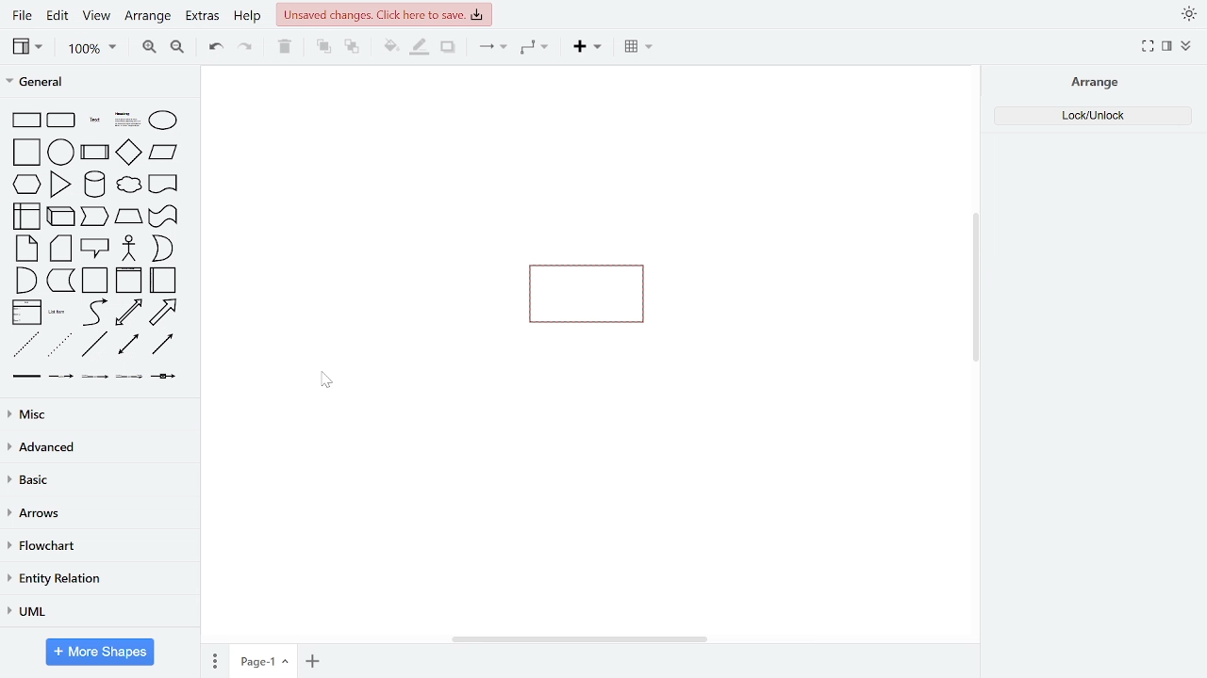 The height and width of the screenshot is (678, 1207). What do you see at coordinates (21, 15) in the screenshot?
I see `file` at bounding box center [21, 15].